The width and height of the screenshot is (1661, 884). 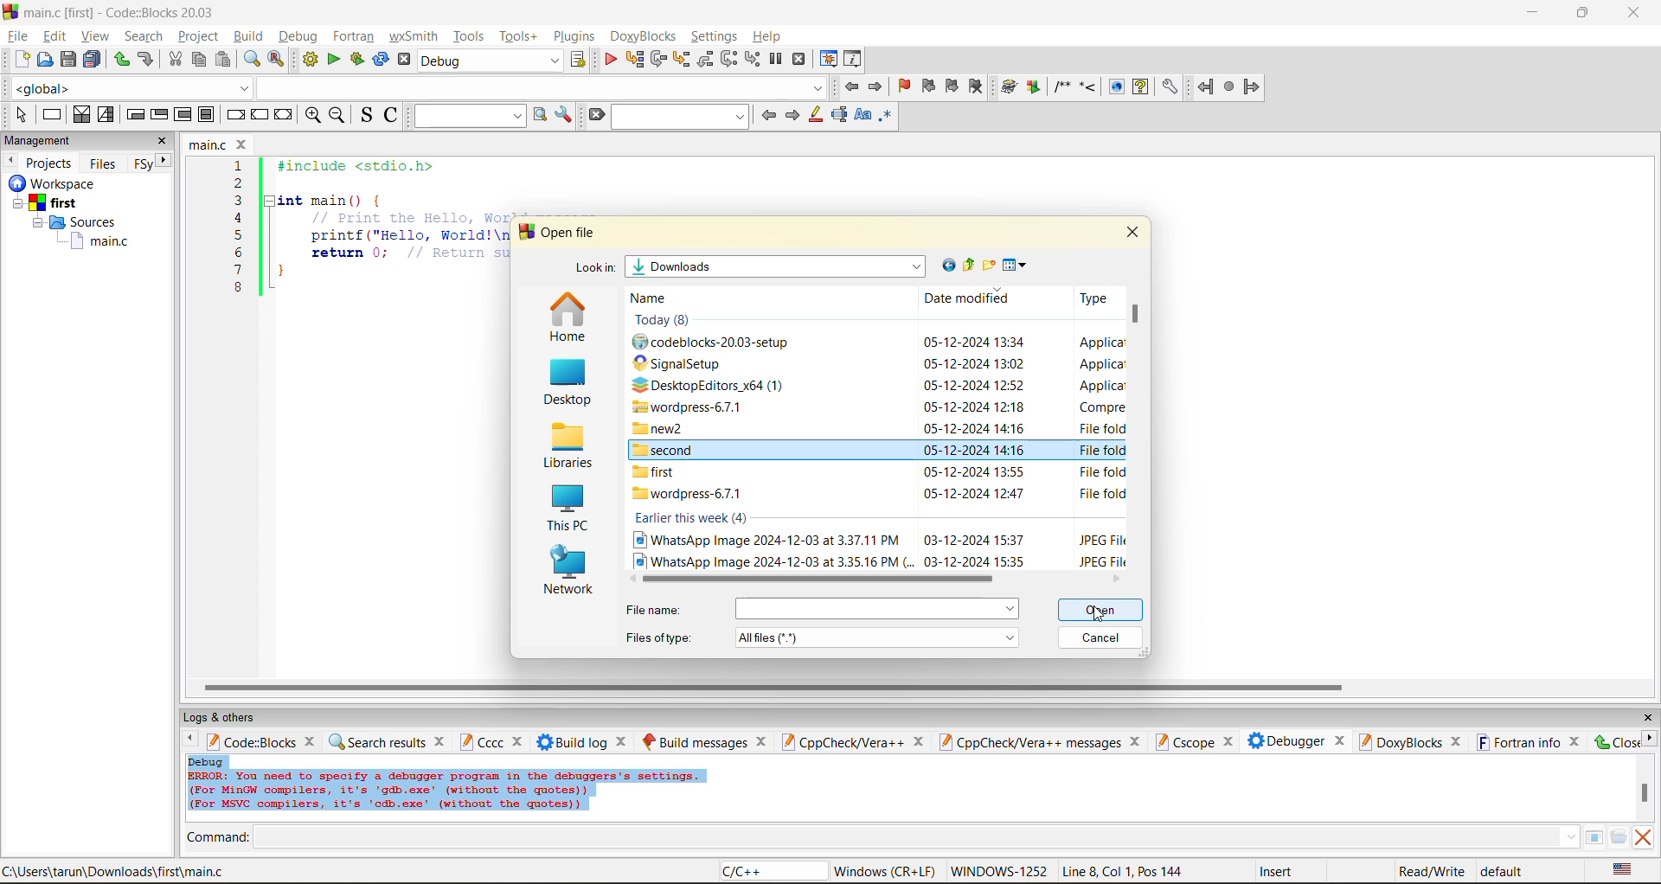 I want to click on zoom out, so click(x=337, y=116).